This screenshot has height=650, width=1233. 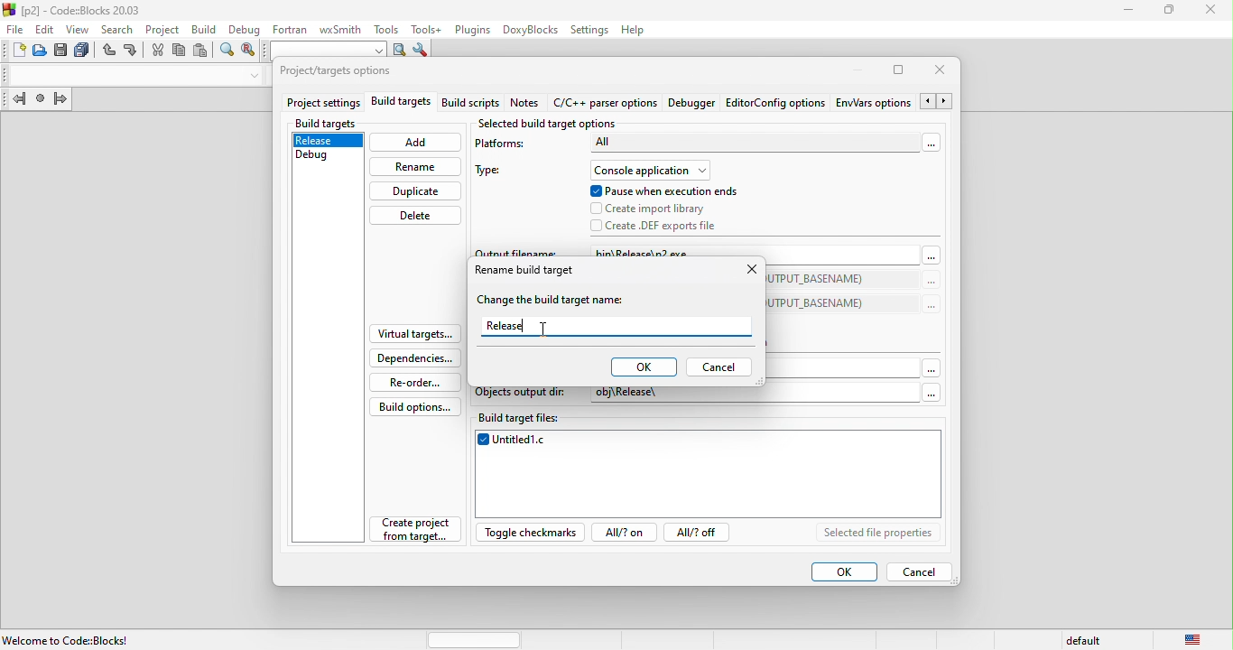 What do you see at coordinates (251, 76) in the screenshot?
I see `drop down` at bounding box center [251, 76].